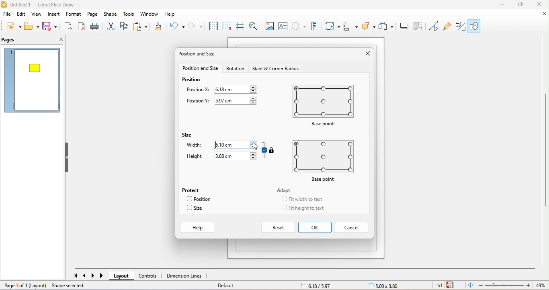 Image resolution: width=549 pixels, height=290 pixels. I want to click on format, so click(75, 15).